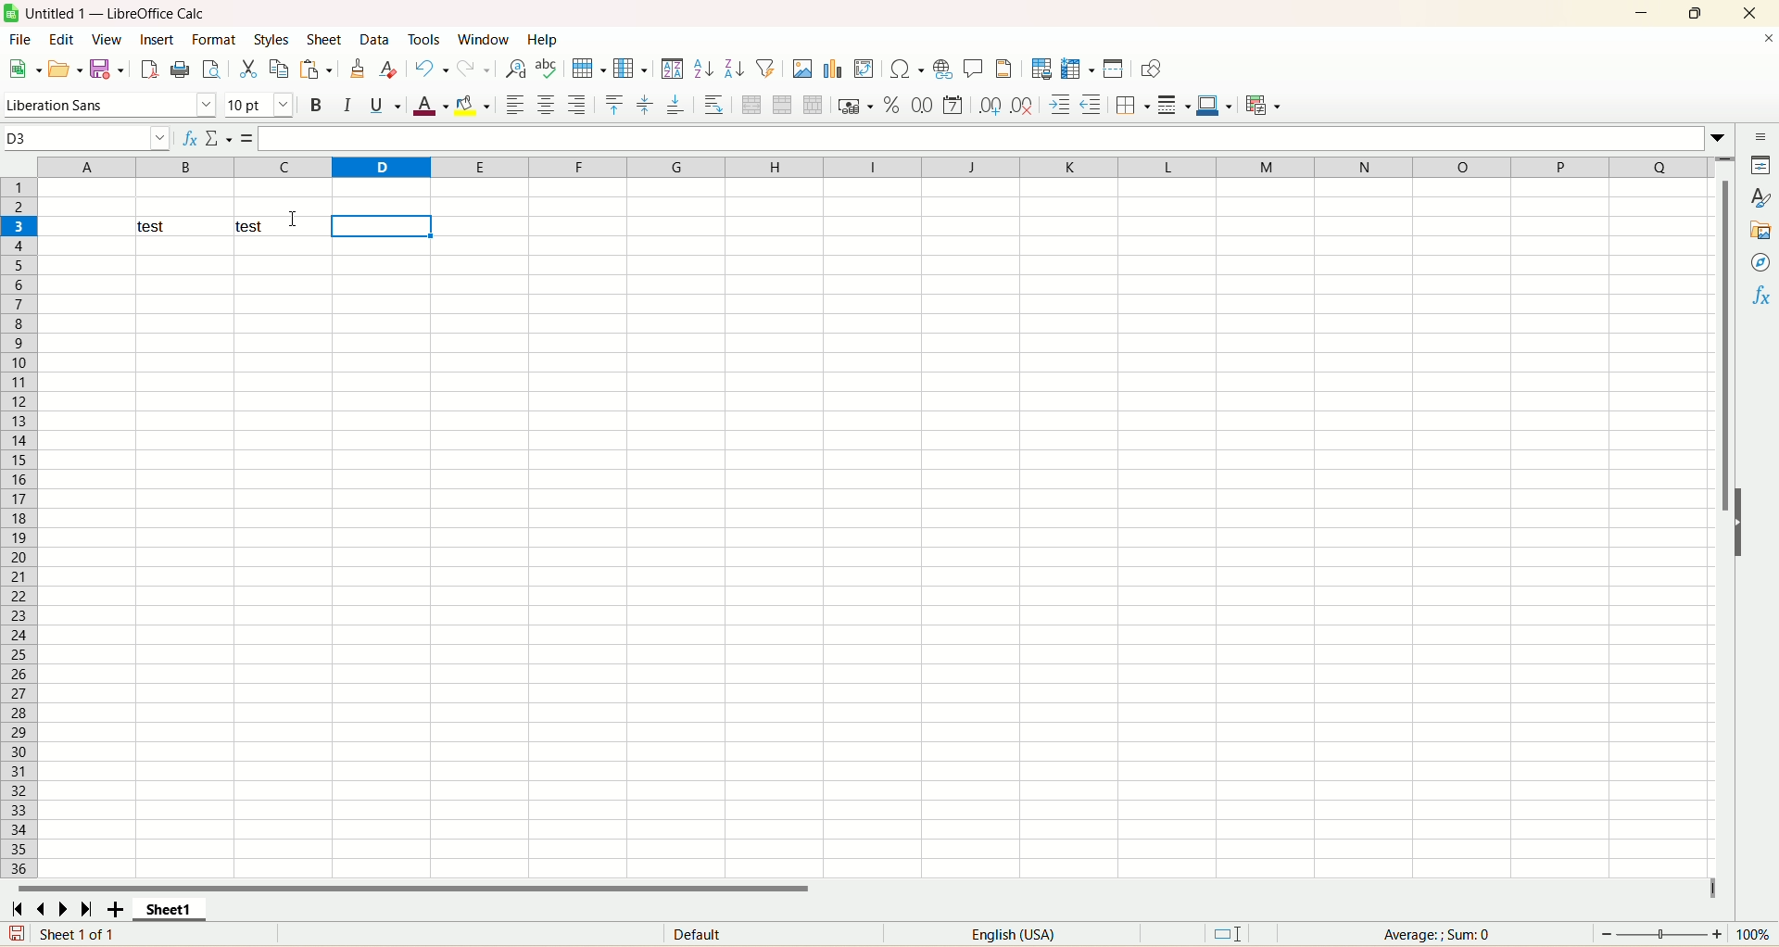  What do you see at coordinates (107, 40) in the screenshot?
I see `view` at bounding box center [107, 40].